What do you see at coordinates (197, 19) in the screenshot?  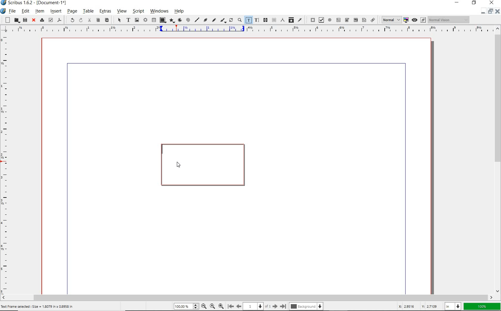 I see `line` at bounding box center [197, 19].